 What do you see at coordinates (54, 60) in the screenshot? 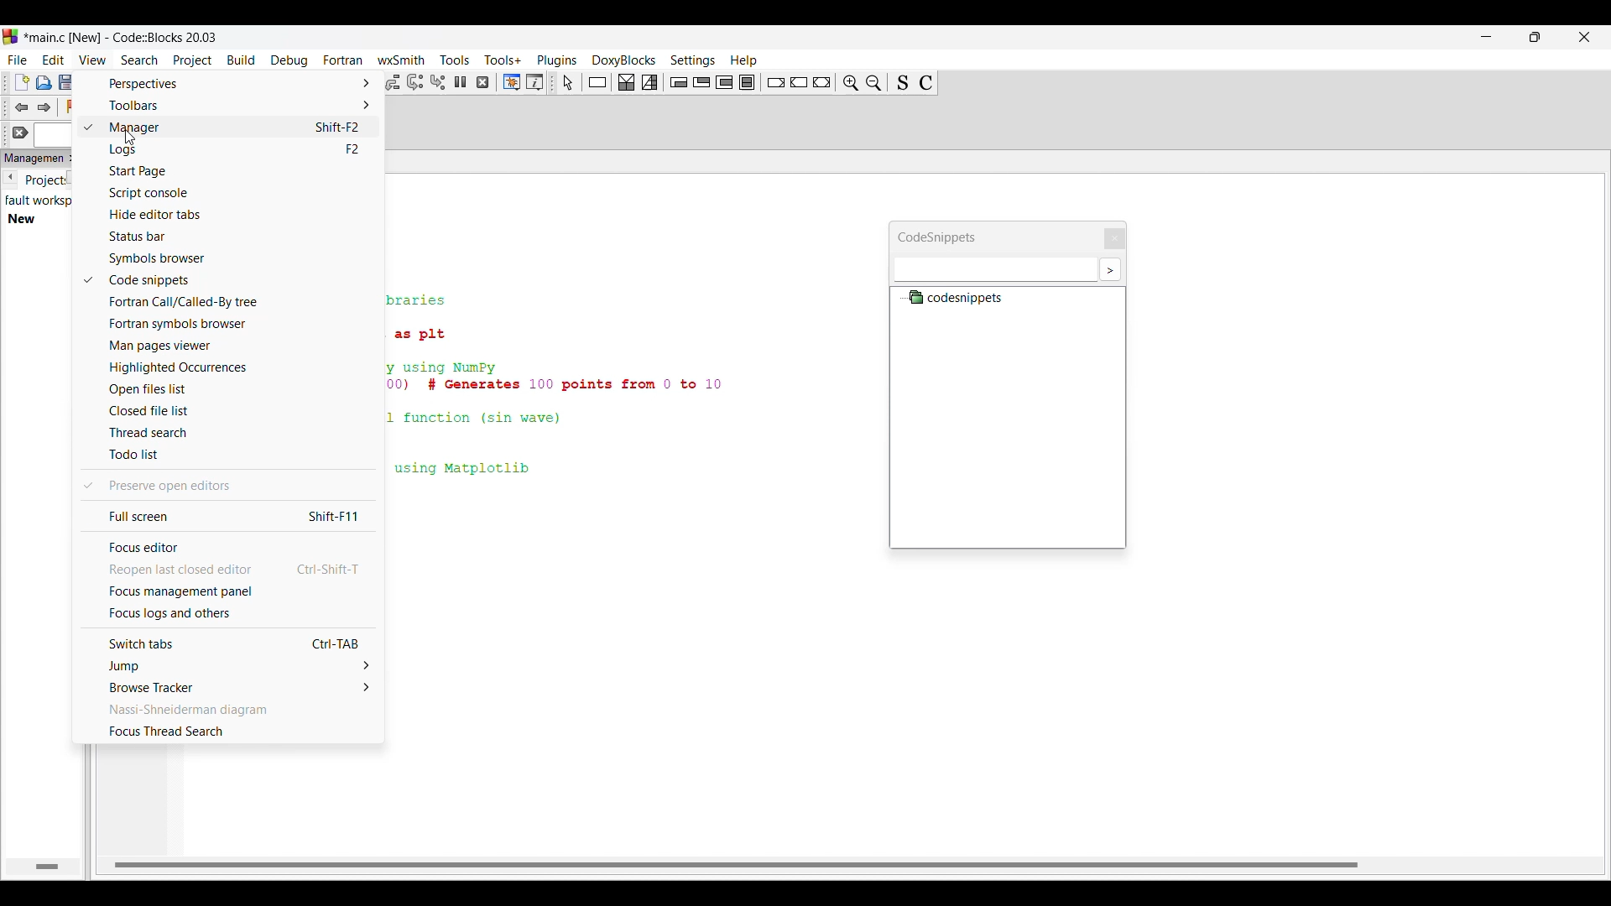
I see `Edit menu` at bounding box center [54, 60].